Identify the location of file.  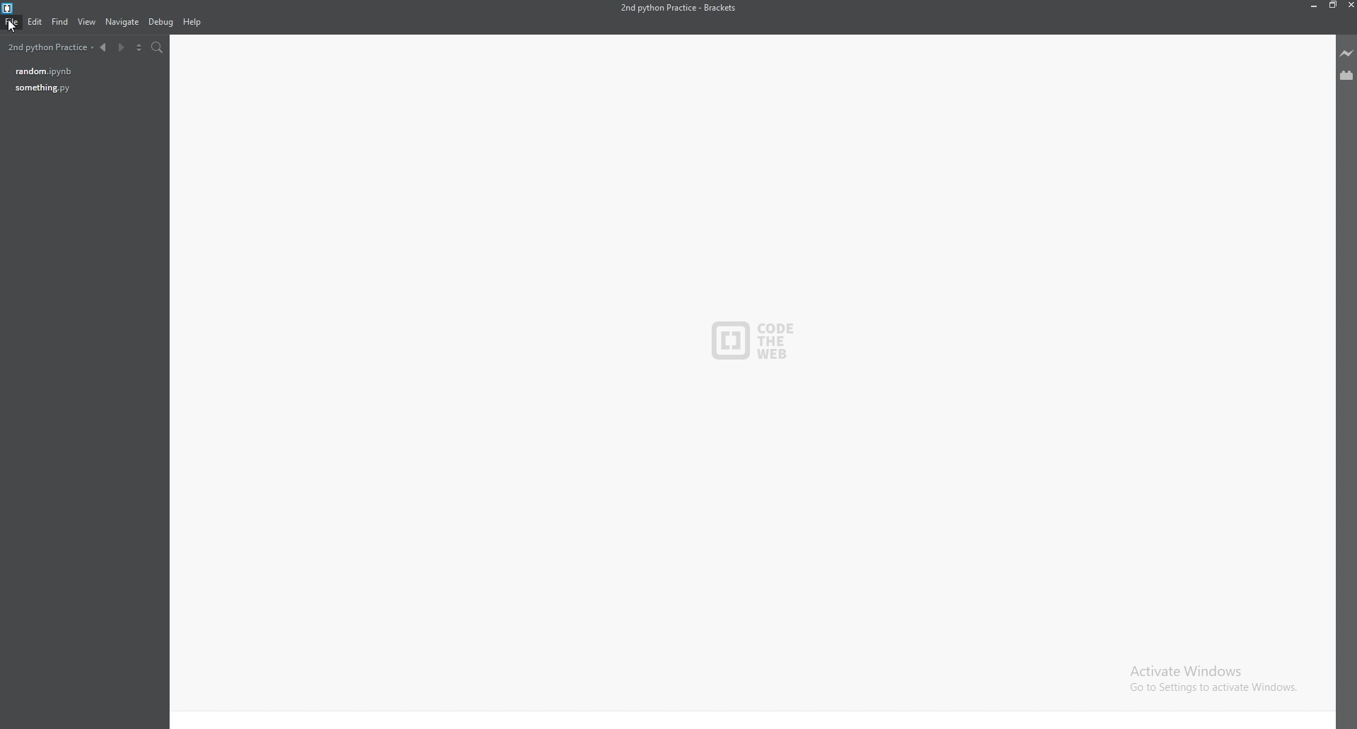
(11, 22).